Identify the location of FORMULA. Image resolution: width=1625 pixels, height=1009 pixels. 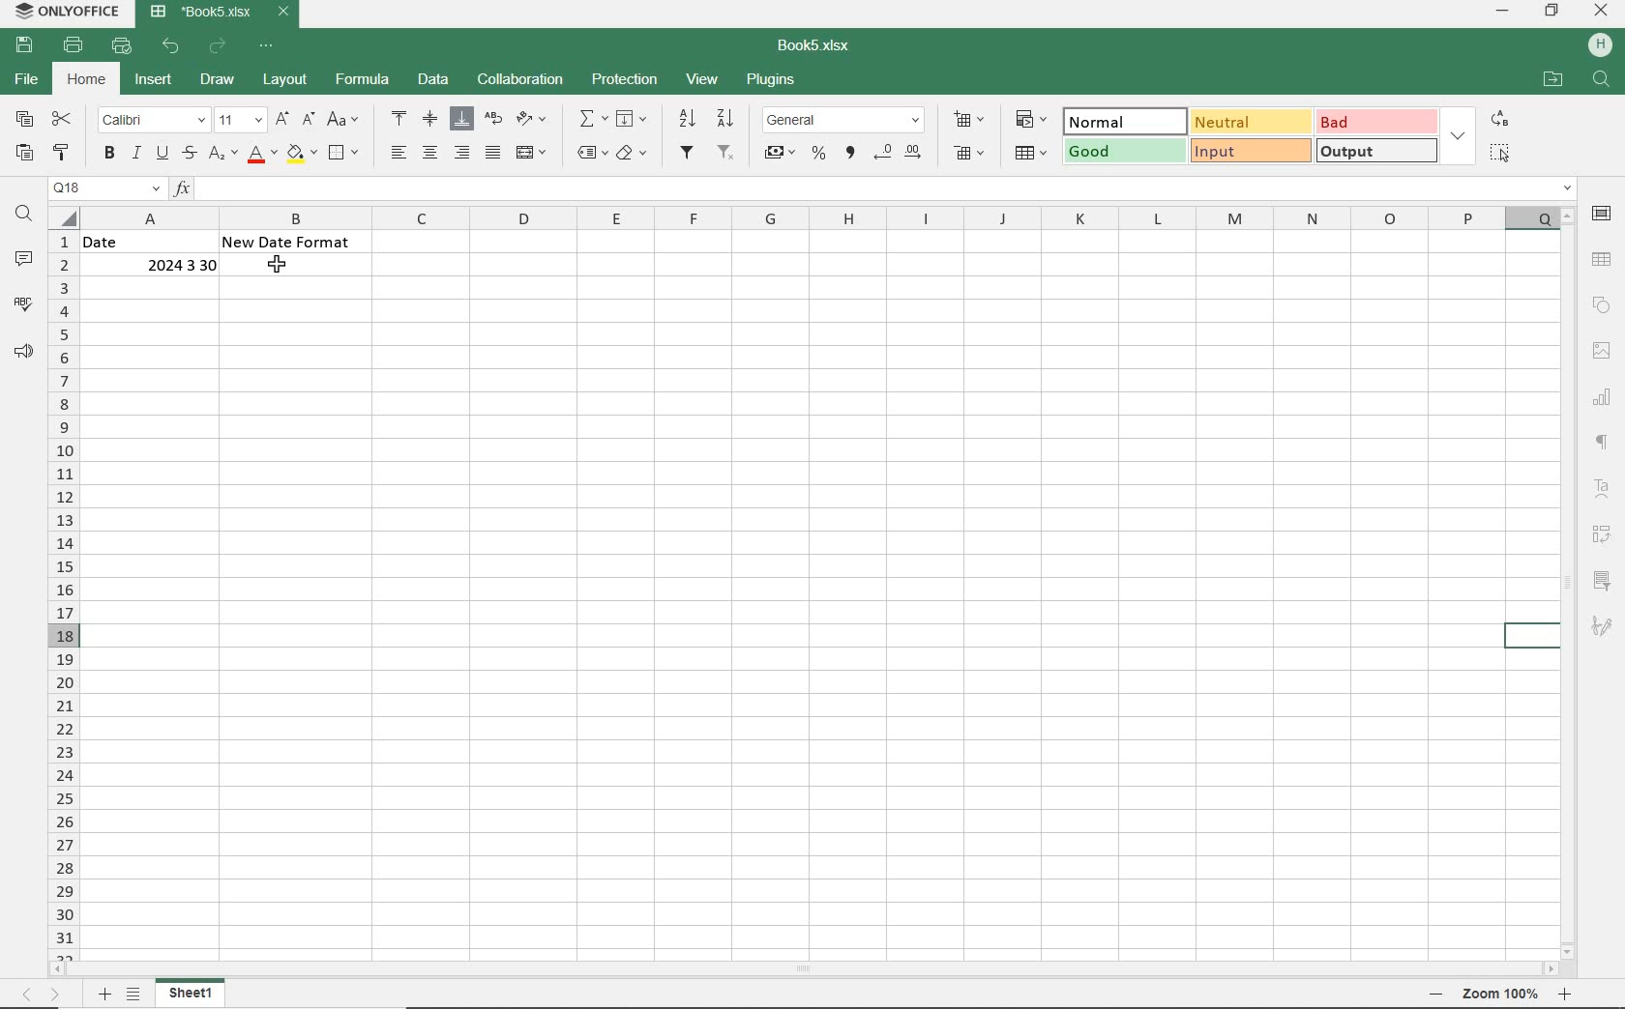
(364, 79).